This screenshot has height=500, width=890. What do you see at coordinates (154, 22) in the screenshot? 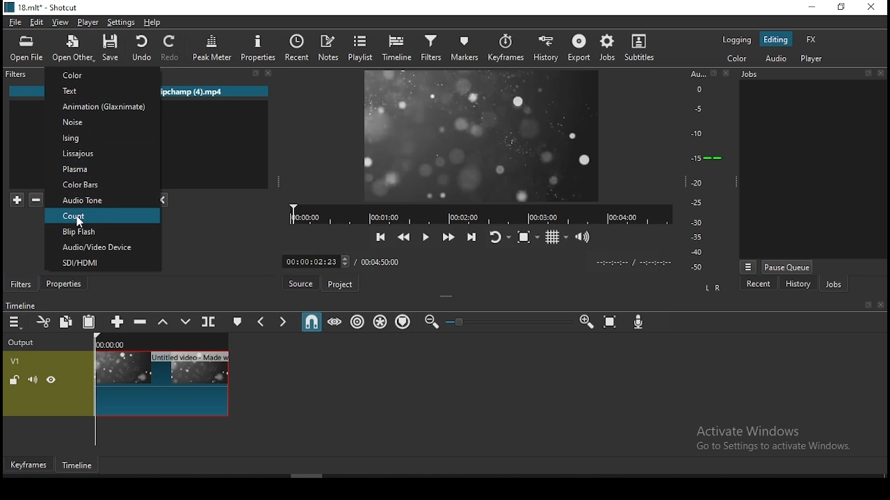
I see `help` at bounding box center [154, 22].